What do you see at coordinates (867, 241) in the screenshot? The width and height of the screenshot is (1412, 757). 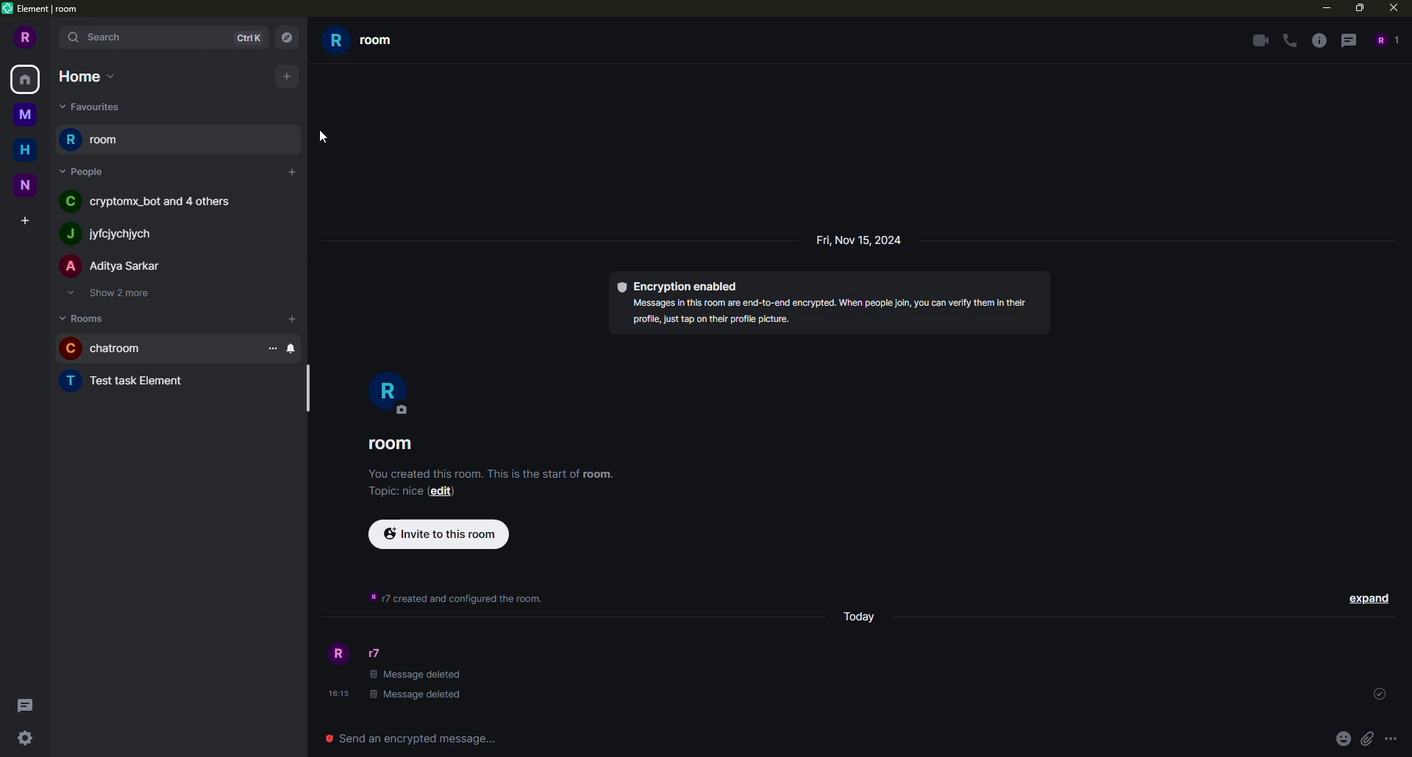 I see `Fri, Nov 15, 2024` at bounding box center [867, 241].